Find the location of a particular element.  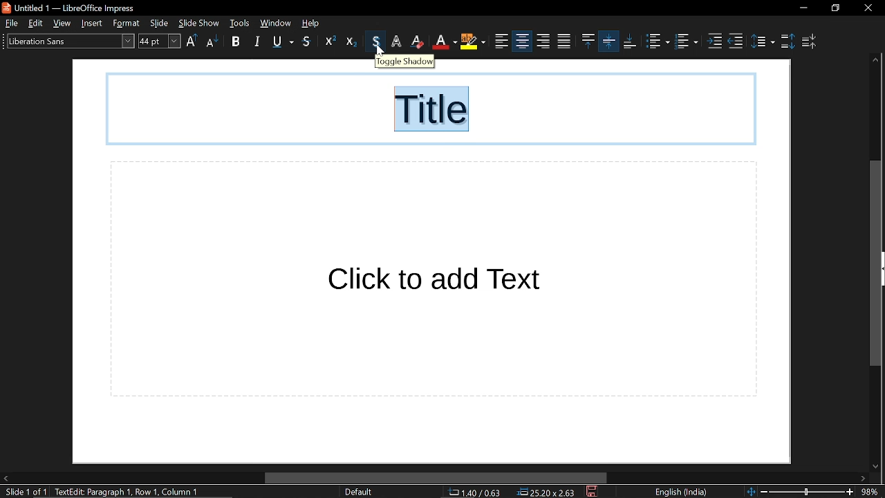

toggle shadow is located at coordinates (406, 61).